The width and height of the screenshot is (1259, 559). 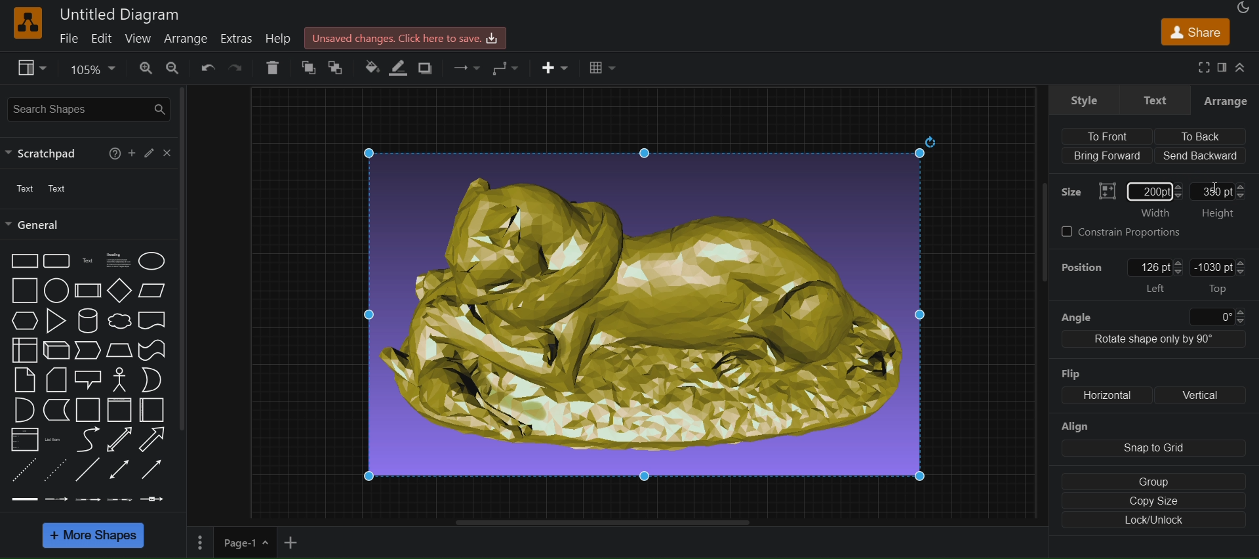 I want to click on format, so click(x=1222, y=66).